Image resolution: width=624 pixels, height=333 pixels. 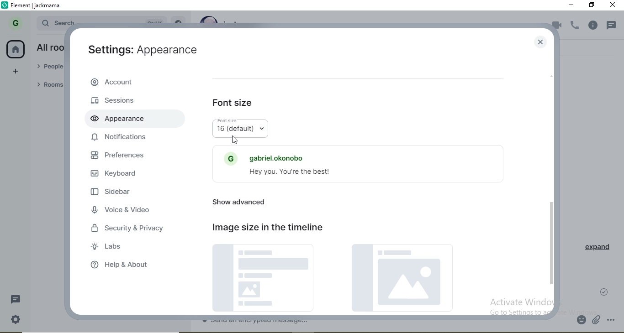 I want to click on scroll bar, so click(x=552, y=180).